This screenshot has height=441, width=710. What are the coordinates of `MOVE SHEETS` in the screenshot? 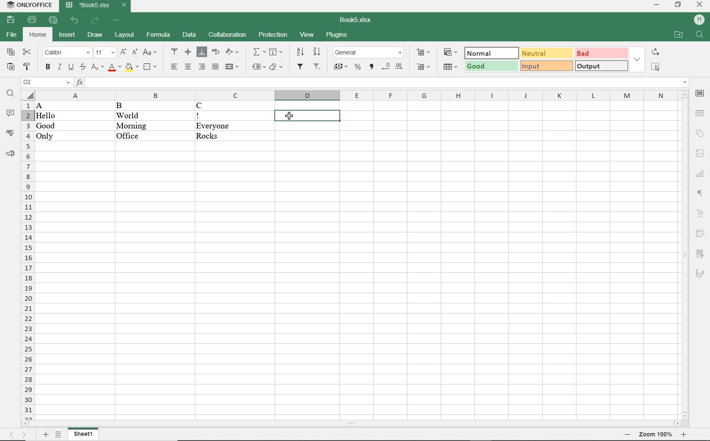 It's located at (18, 435).